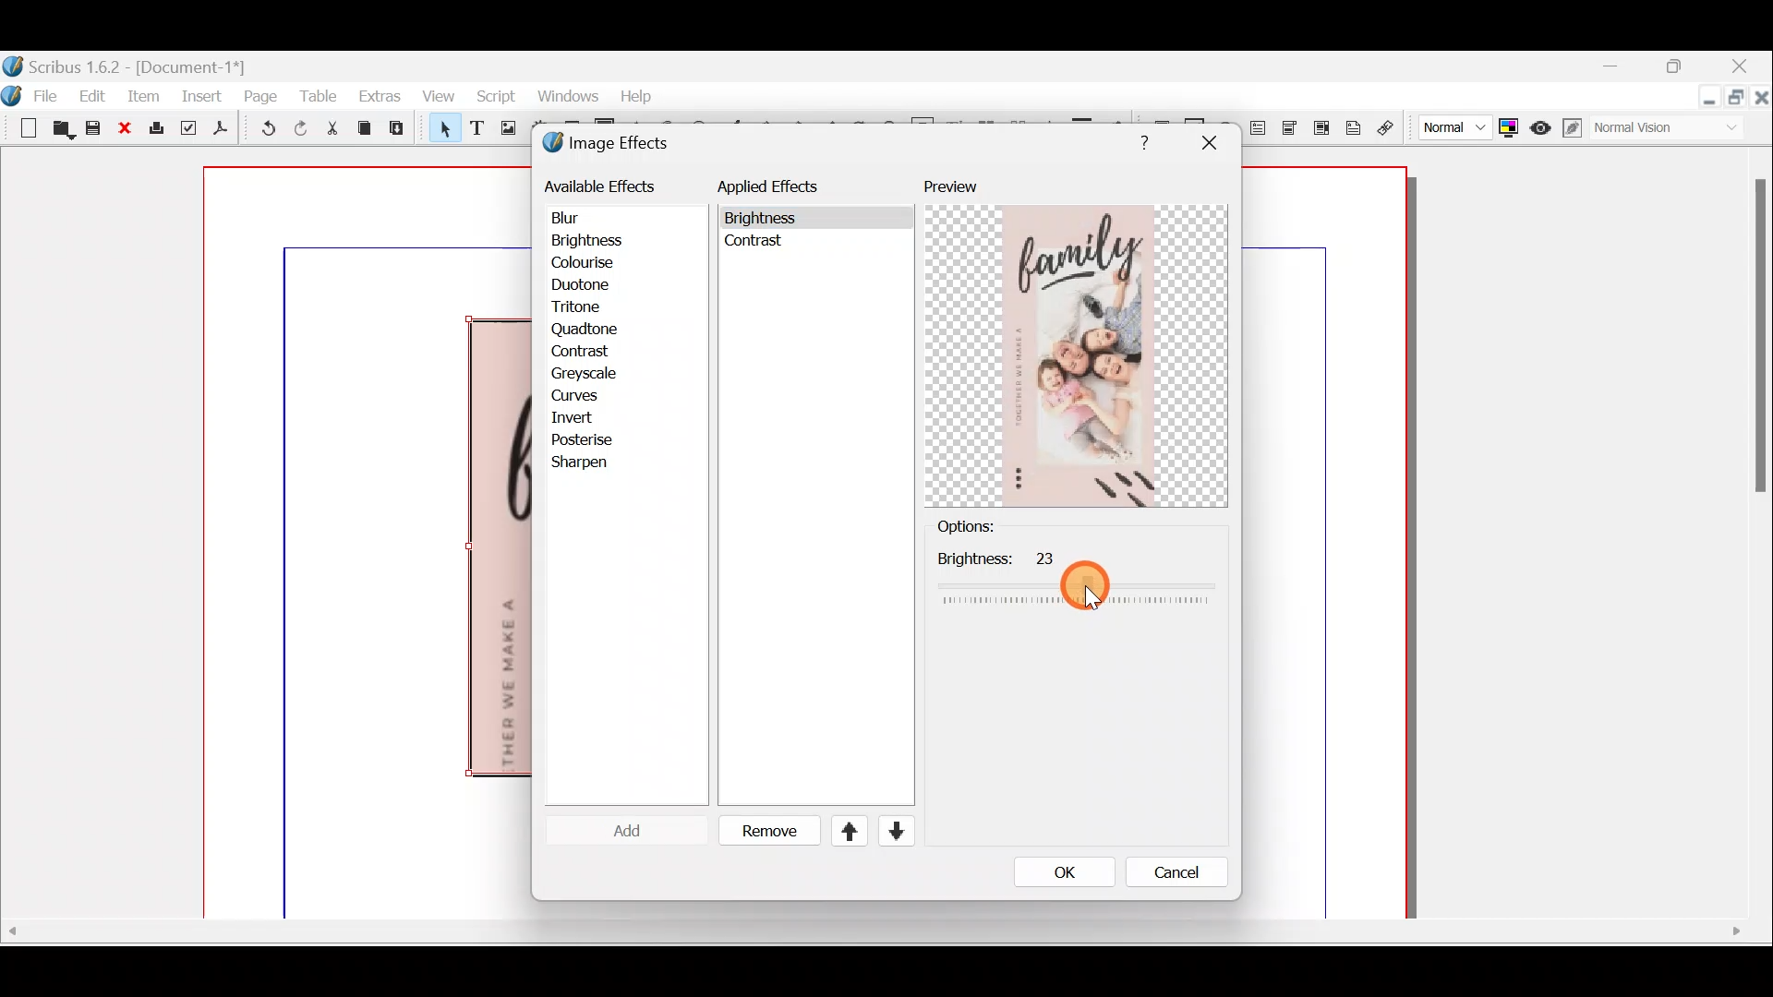 The image size is (1773, 997). What do you see at coordinates (617, 145) in the screenshot?
I see `Image effects` at bounding box center [617, 145].